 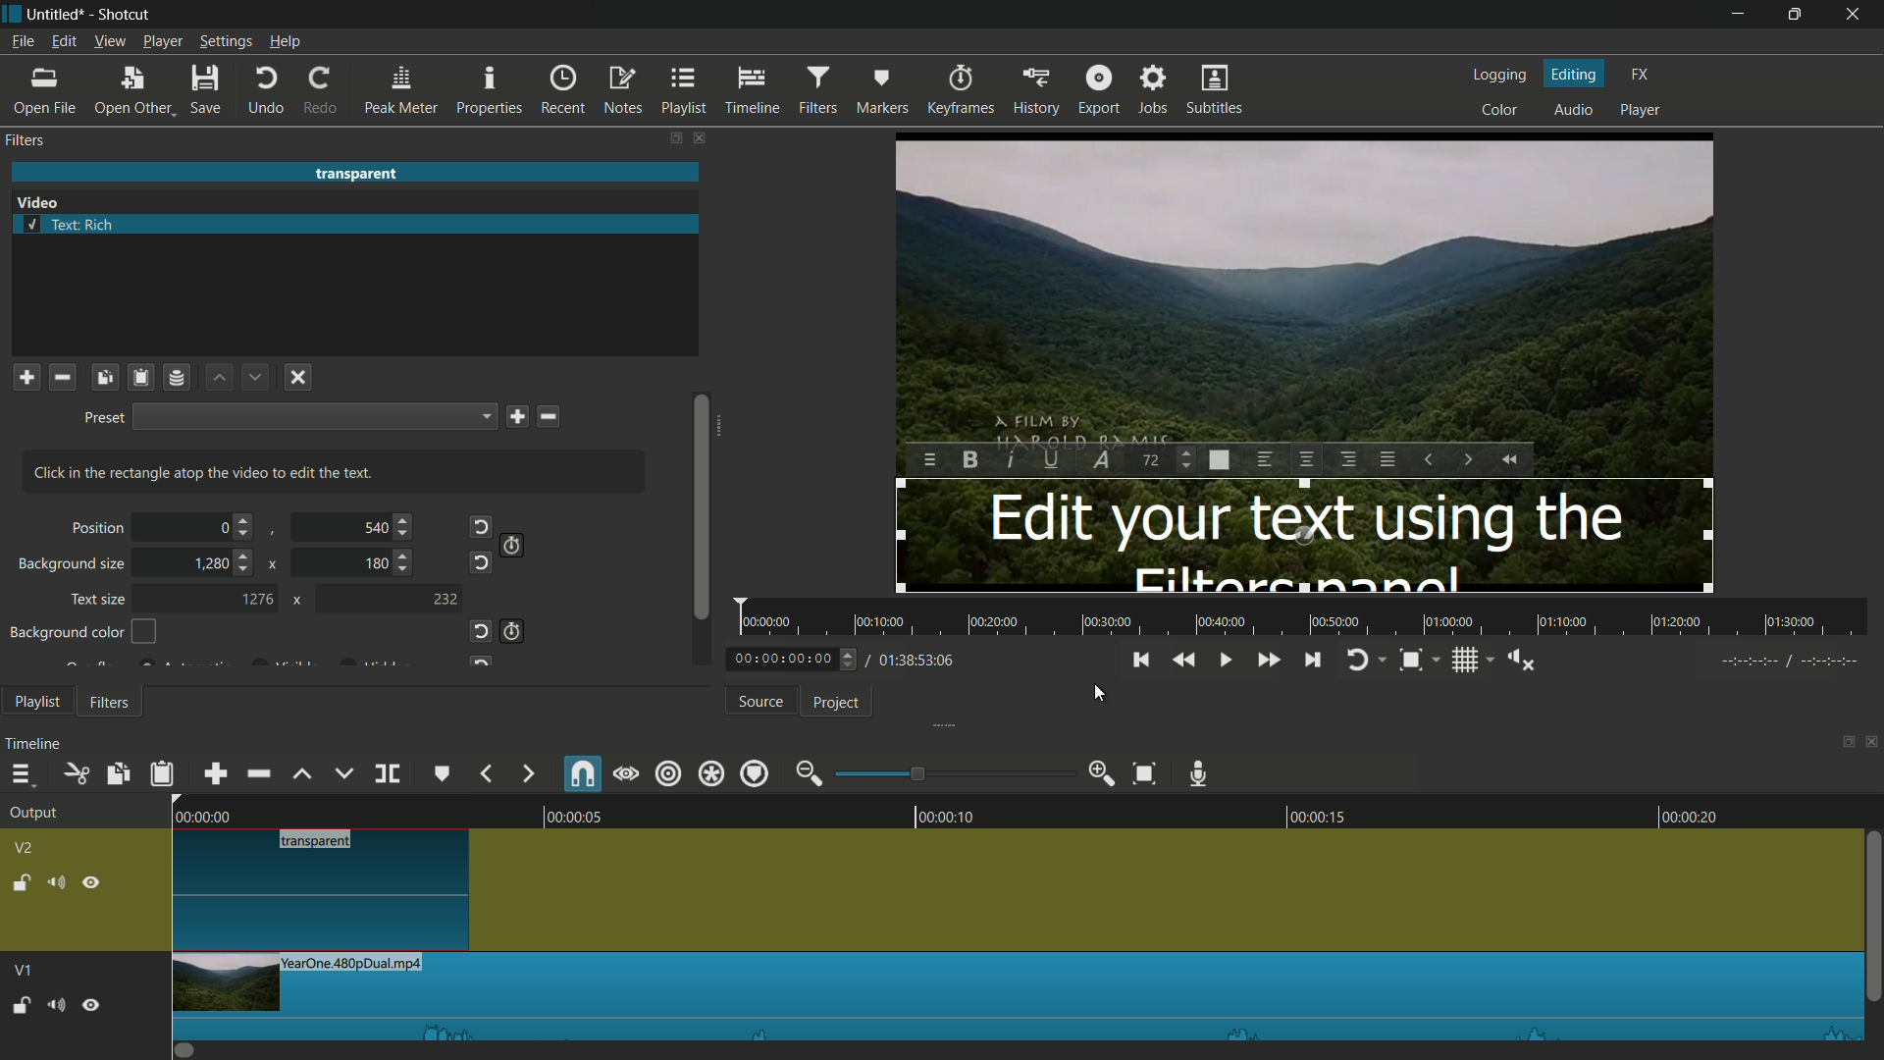 What do you see at coordinates (1356, 660) in the screenshot?
I see `toggle player looping` at bounding box center [1356, 660].